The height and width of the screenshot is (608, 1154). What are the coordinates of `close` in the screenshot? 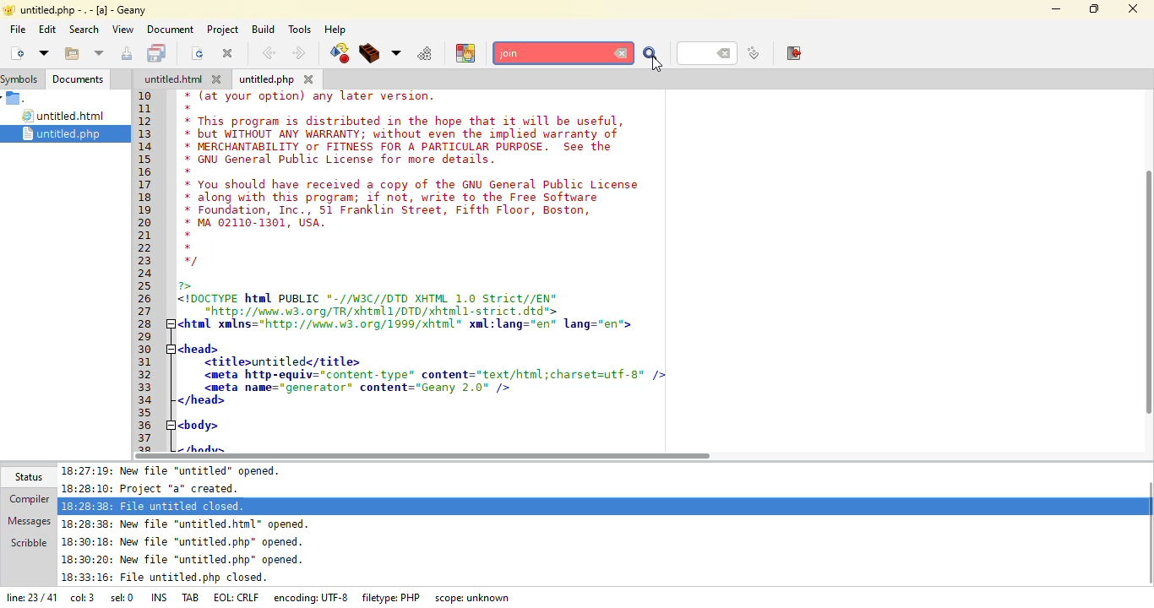 It's located at (228, 52).